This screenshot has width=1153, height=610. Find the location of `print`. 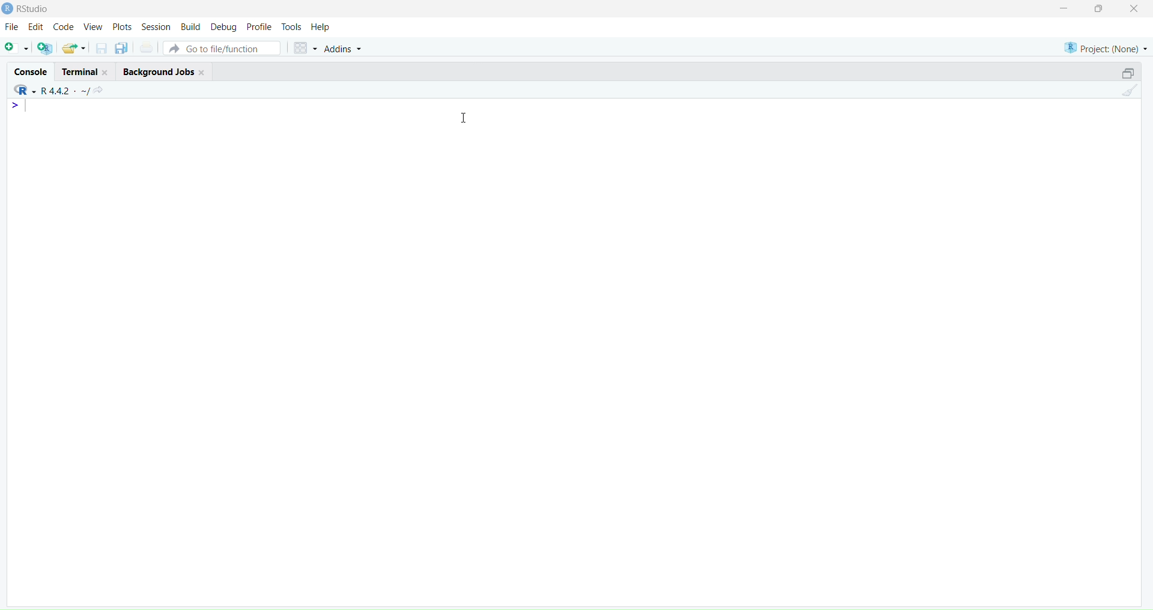

print is located at coordinates (147, 49).